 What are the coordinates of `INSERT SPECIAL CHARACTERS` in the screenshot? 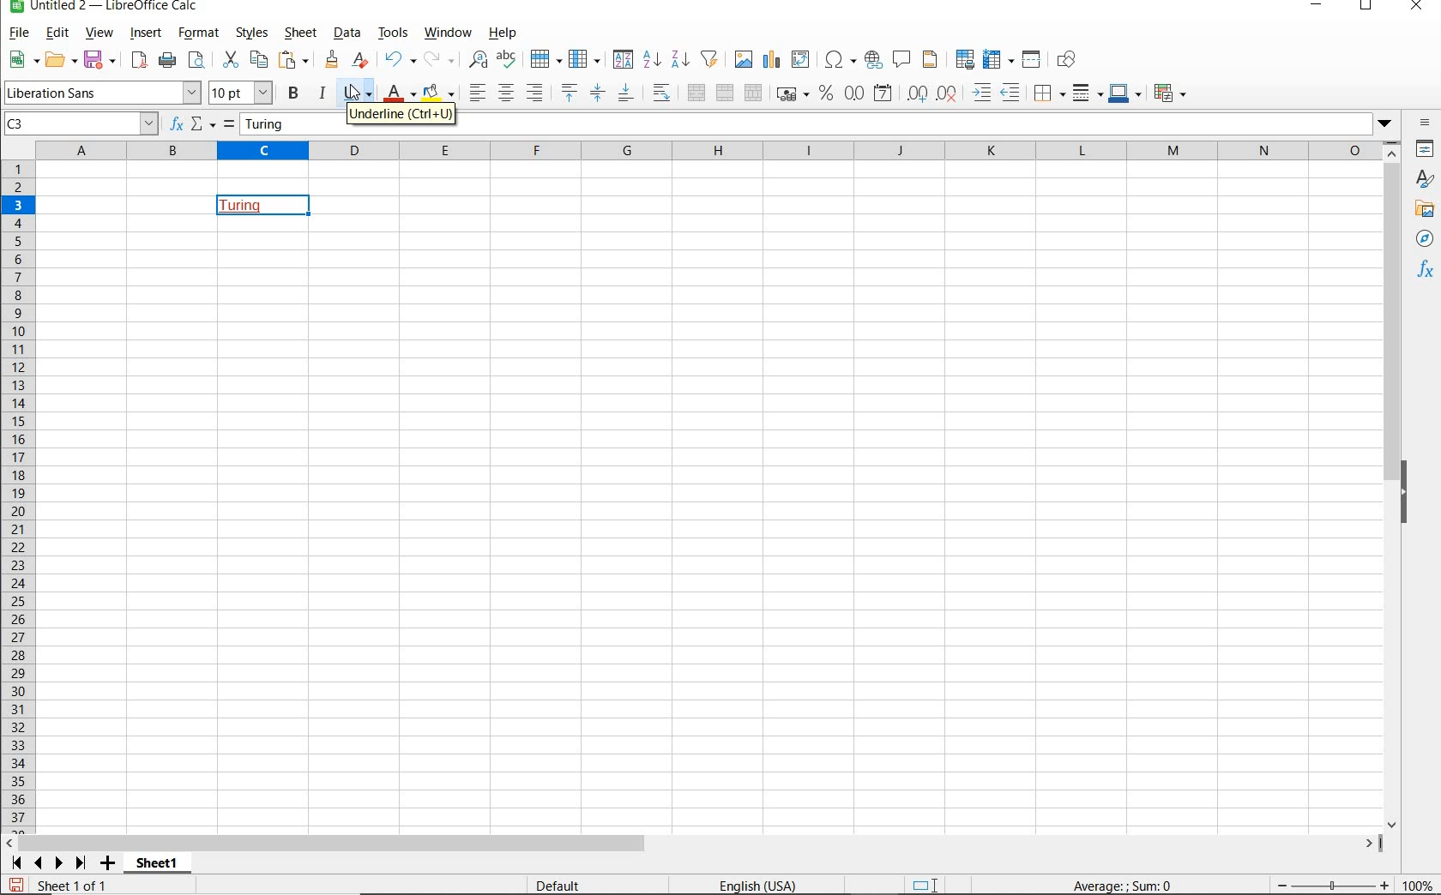 It's located at (839, 61).